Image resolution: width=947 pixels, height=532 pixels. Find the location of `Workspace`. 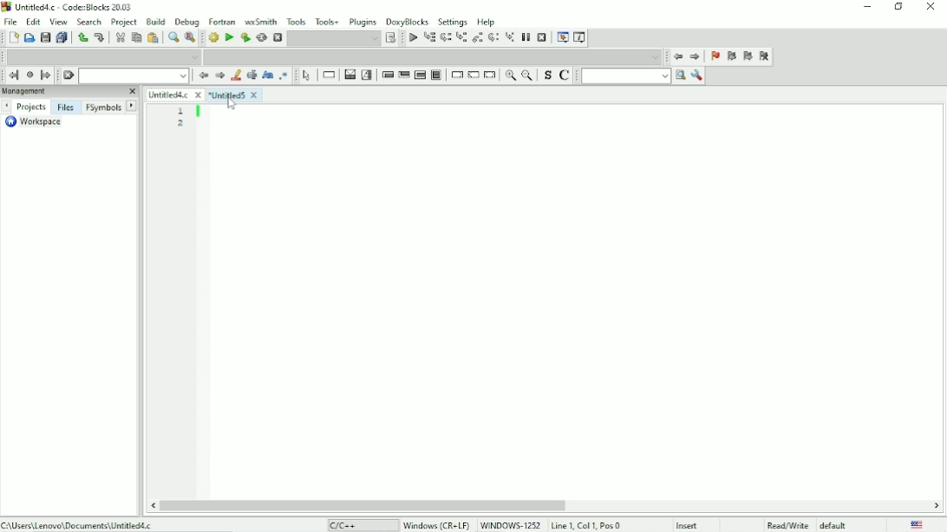

Workspace is located at coordinates (40, 123).